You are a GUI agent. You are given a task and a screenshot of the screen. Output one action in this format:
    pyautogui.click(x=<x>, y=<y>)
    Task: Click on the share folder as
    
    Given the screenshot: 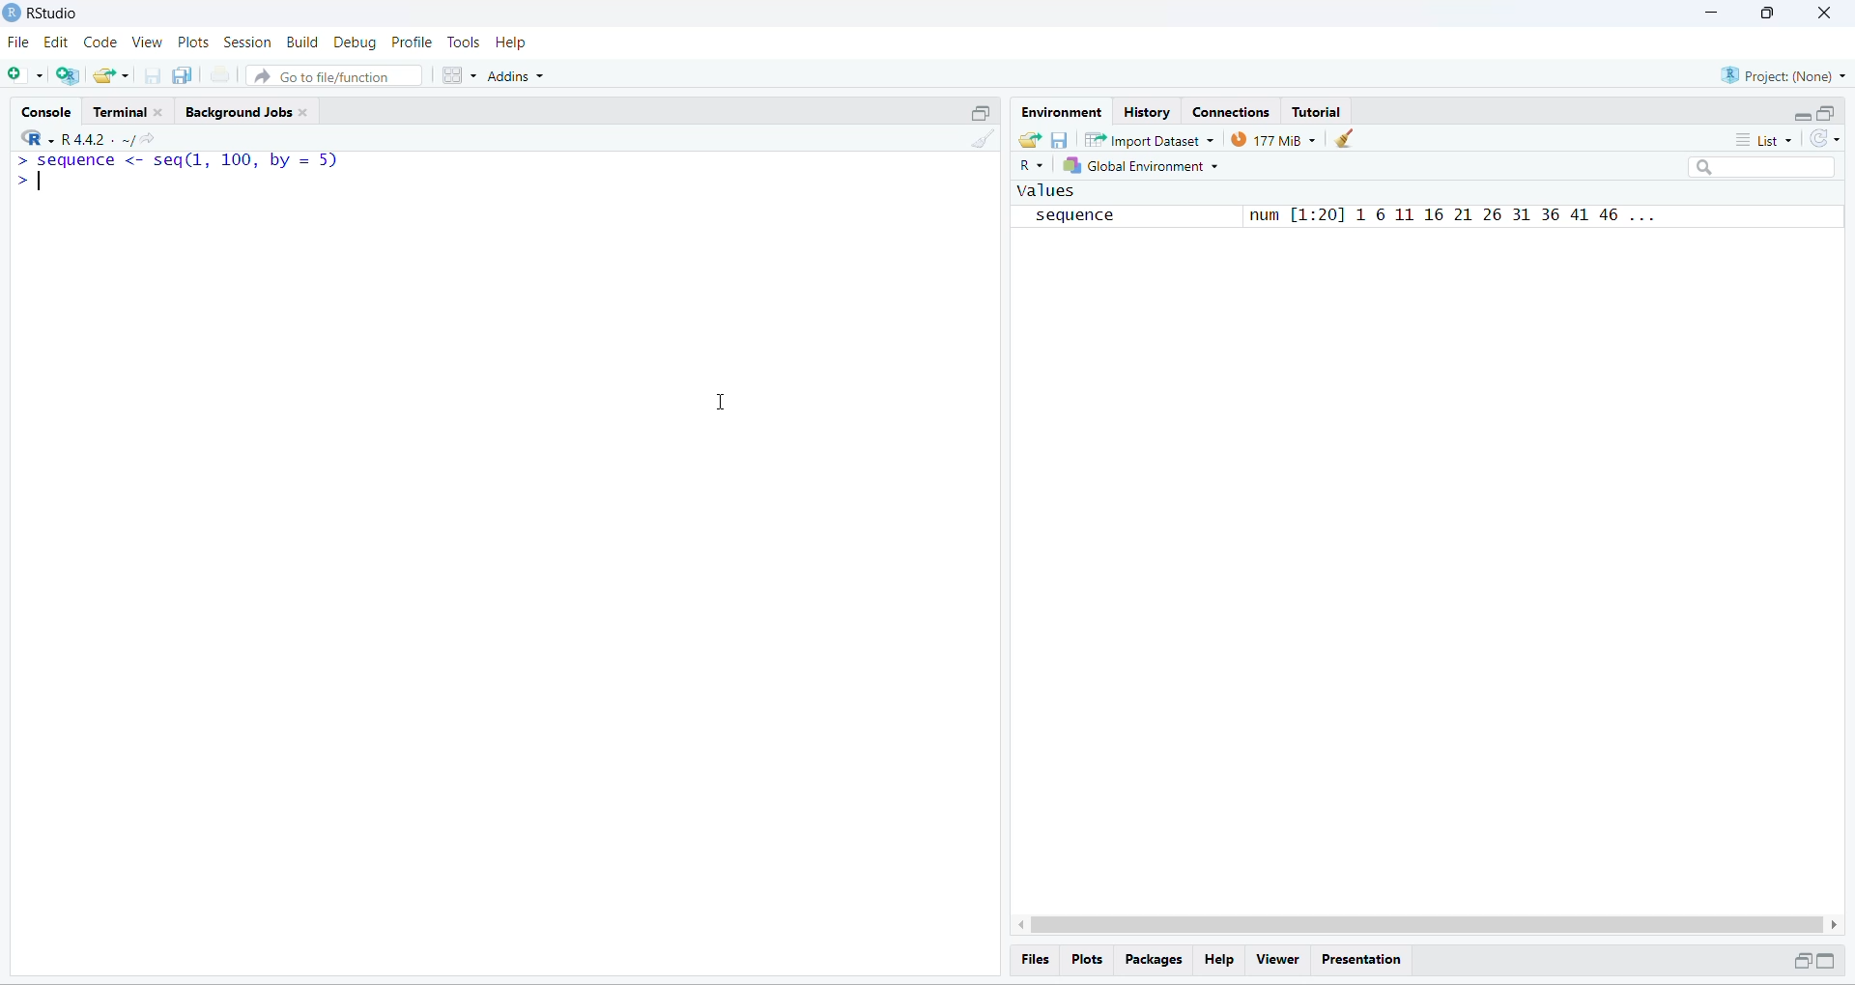 What is the action you would take?
    pyautogui.click(x=113, y=76)
    